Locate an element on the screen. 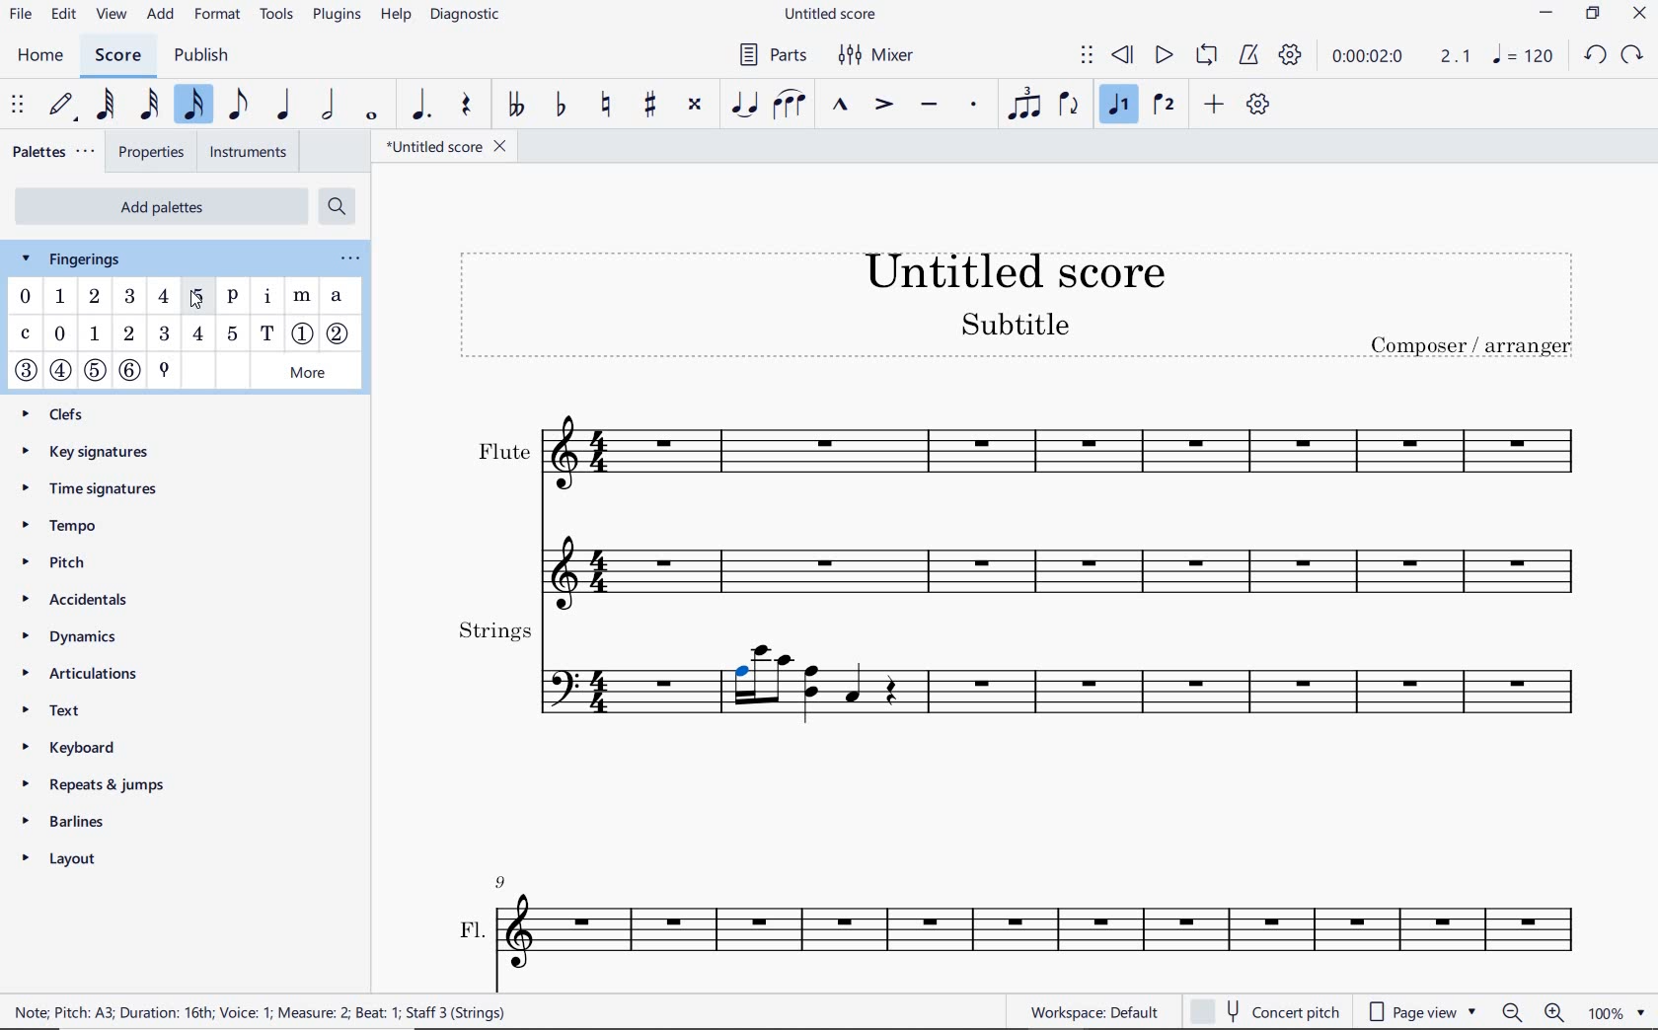 The width and height of the screenshot is (1658, 1030). STRING NUMBER 6 is located at coordinates (131, 370).